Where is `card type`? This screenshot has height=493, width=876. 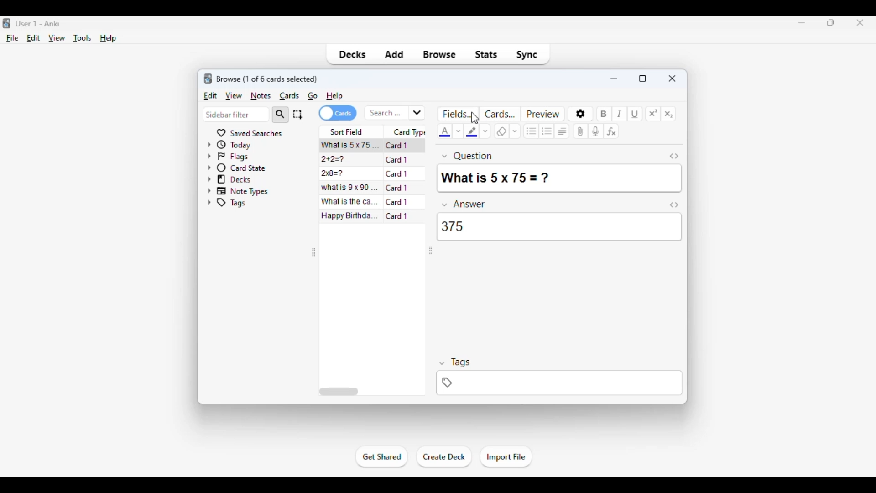 card type is located at coordinates (409, 132).